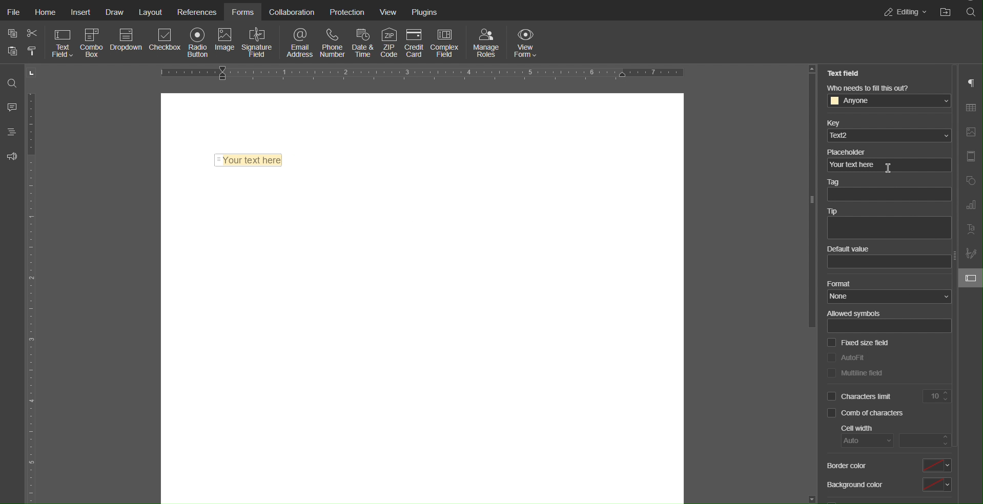 Image resolution: width=983 pixels, height=504 pixels. I want to click on Key, so click(887, 130).